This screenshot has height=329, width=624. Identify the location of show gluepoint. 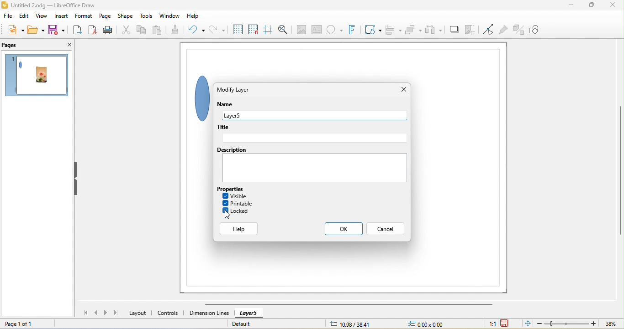
(504, 30).